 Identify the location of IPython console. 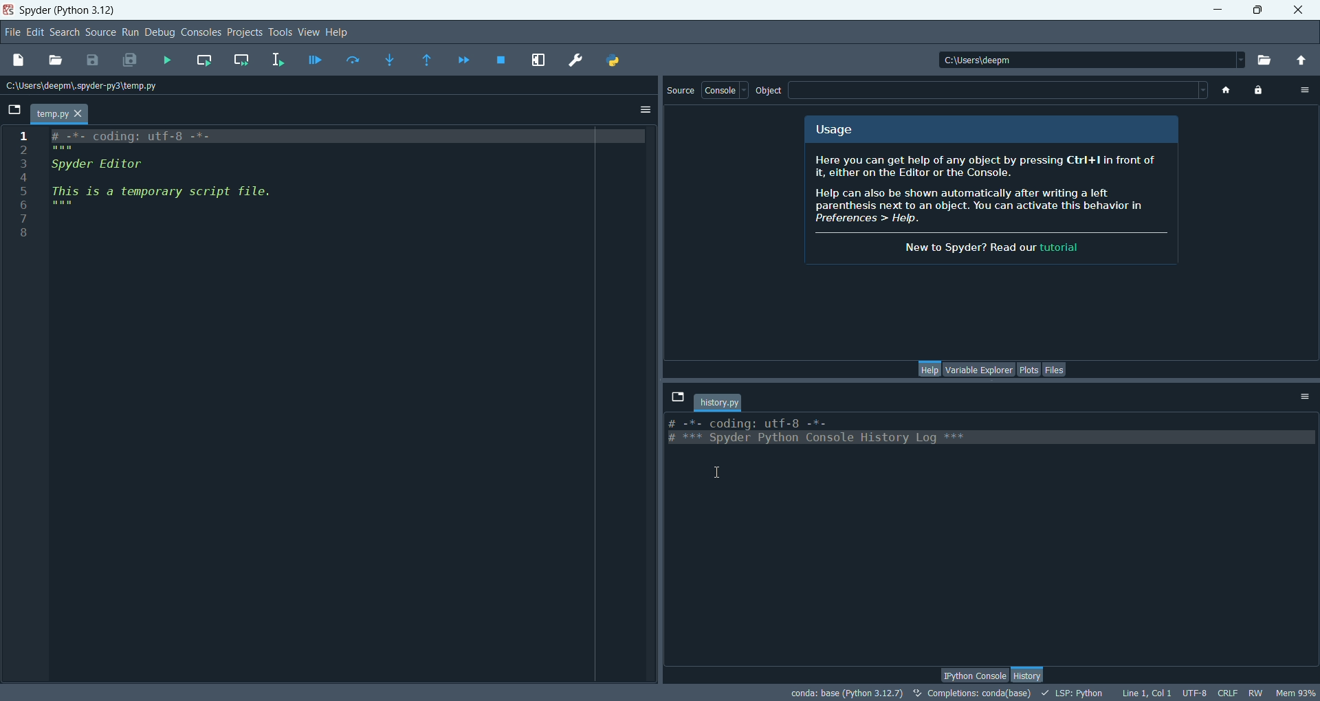
(972, 674).